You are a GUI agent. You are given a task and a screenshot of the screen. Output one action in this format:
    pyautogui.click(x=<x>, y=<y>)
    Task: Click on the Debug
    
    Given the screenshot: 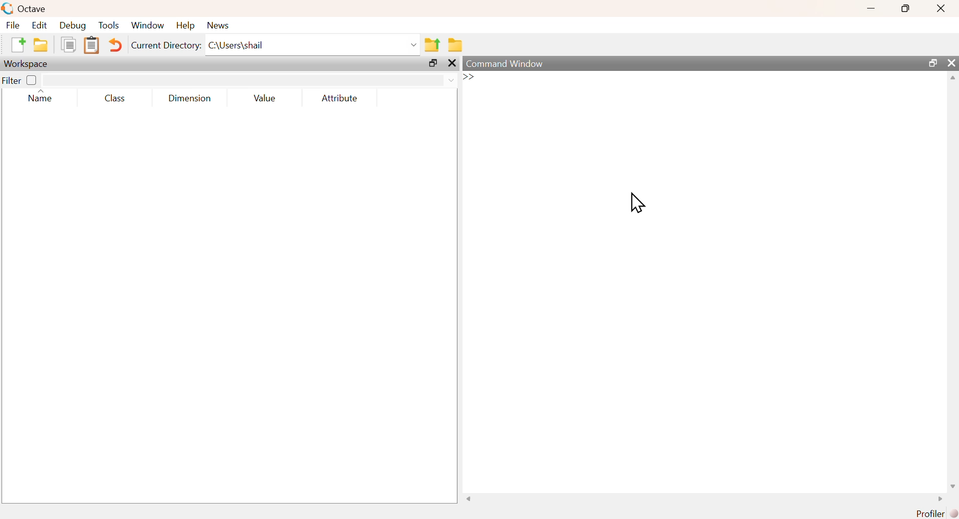 What is the action you would take?
    pyautogui.click(x=73, y=25)
    